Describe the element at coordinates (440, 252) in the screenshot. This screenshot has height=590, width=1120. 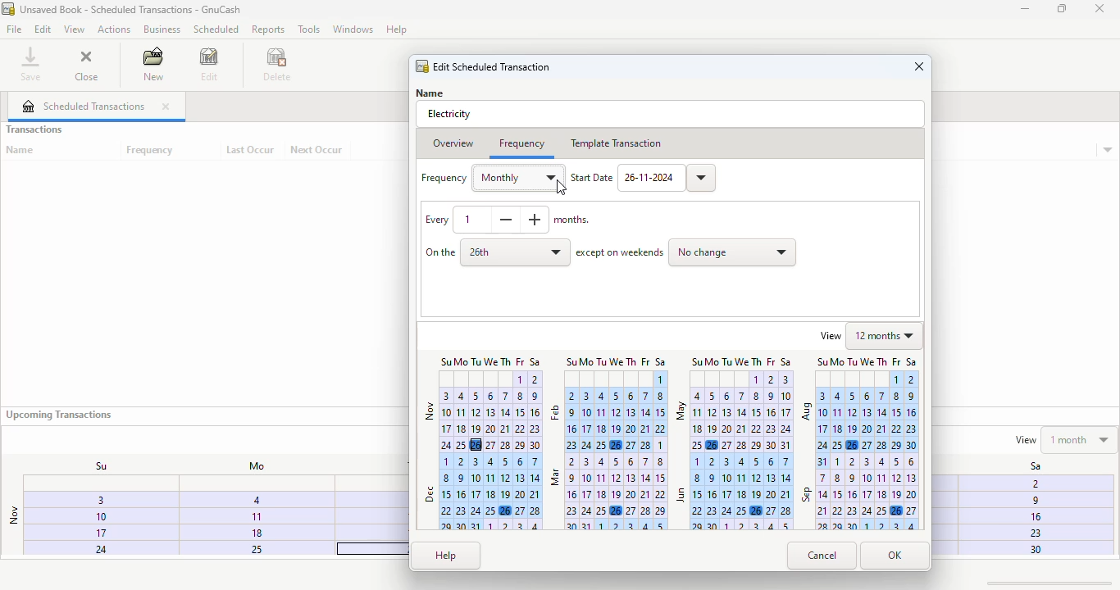
I see `on the` at that location.